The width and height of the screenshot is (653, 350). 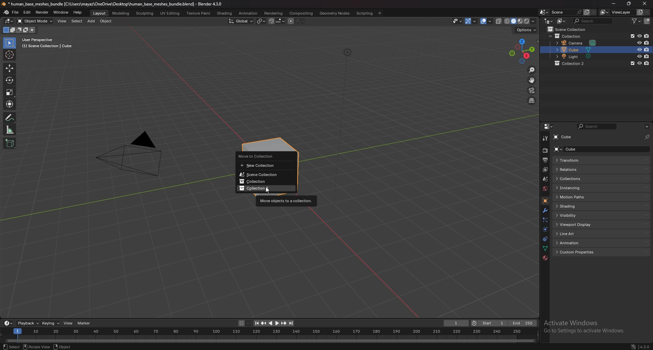 What do you see at coordinates (19, 31) in the screenshot?
I see `mode` at bounding box center [19, 31].